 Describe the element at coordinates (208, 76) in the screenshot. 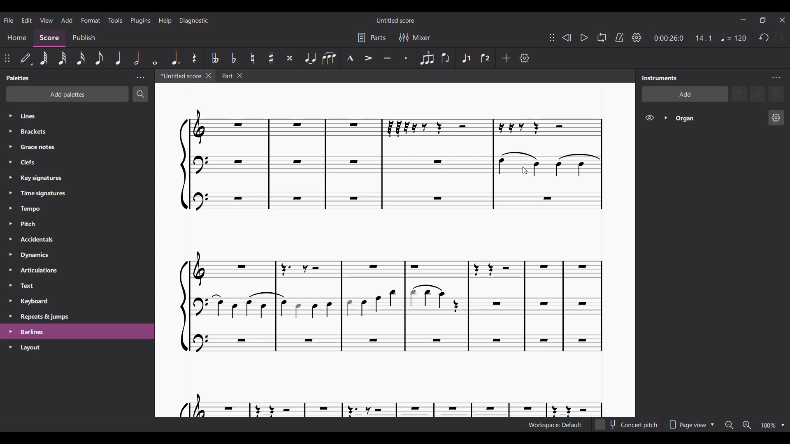

I see `Close current tab` at that location.